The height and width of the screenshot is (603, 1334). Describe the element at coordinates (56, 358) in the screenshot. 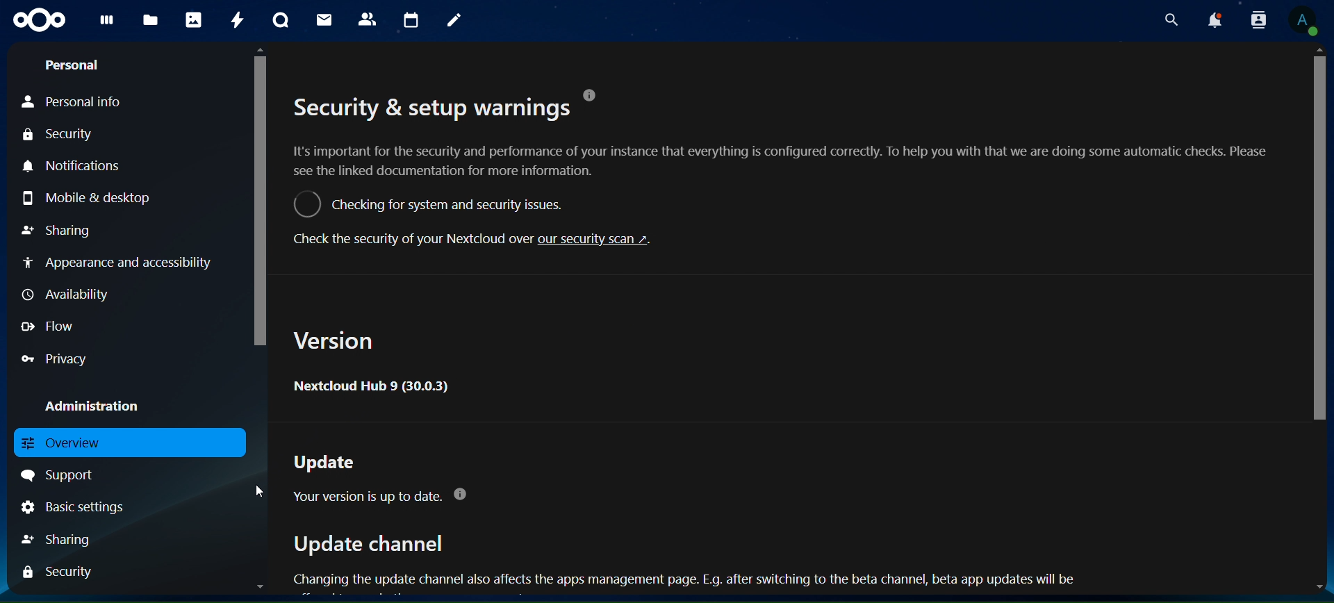

I see `privacy` at that location.